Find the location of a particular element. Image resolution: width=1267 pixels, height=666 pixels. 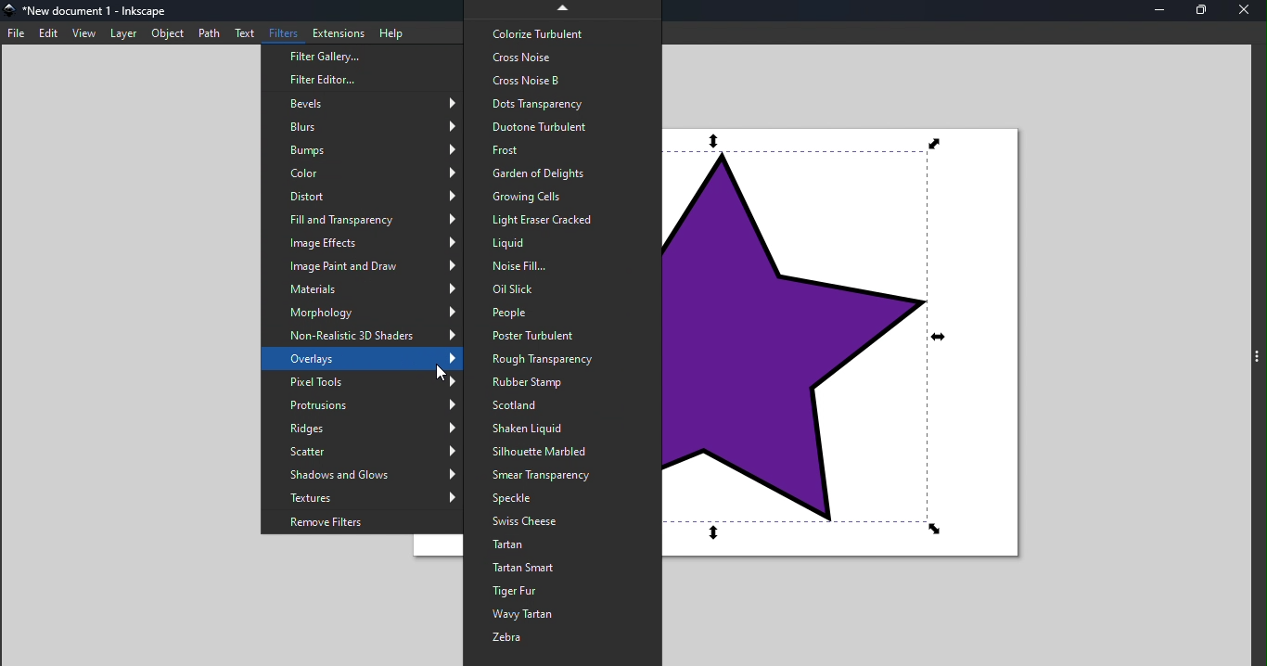

Textures is located at coordinates (365, 497).